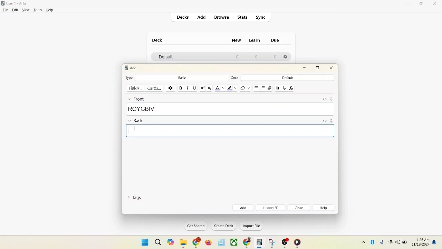 This screenshot has width=442, height=249. I want to click on default, so click(288, 78).